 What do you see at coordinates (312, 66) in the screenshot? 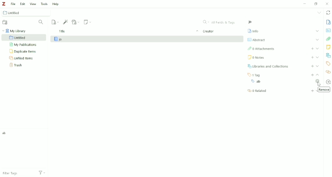
I see `Add` at bounding box center [312, 66].